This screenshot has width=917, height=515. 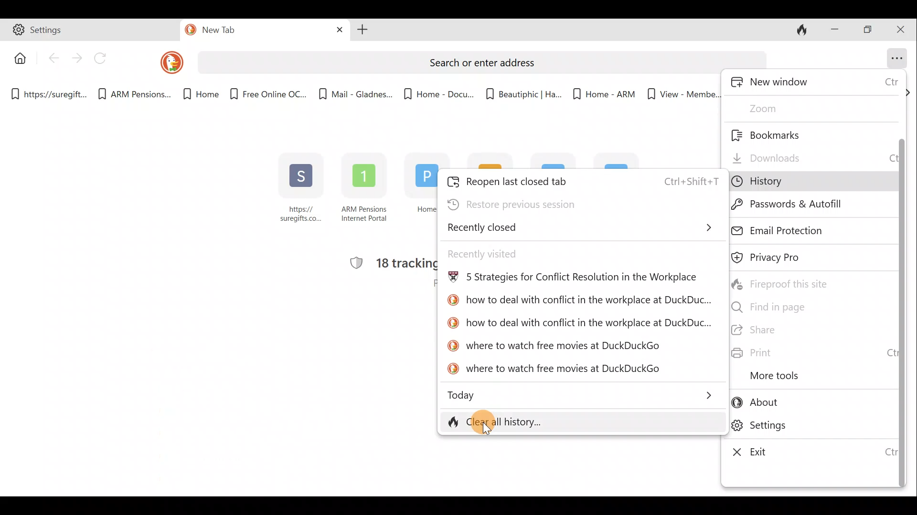 What do you see at coordinates (131, 94) in the screenshot?
I see `ARM Pensions.` at bounding box center [131, 94].